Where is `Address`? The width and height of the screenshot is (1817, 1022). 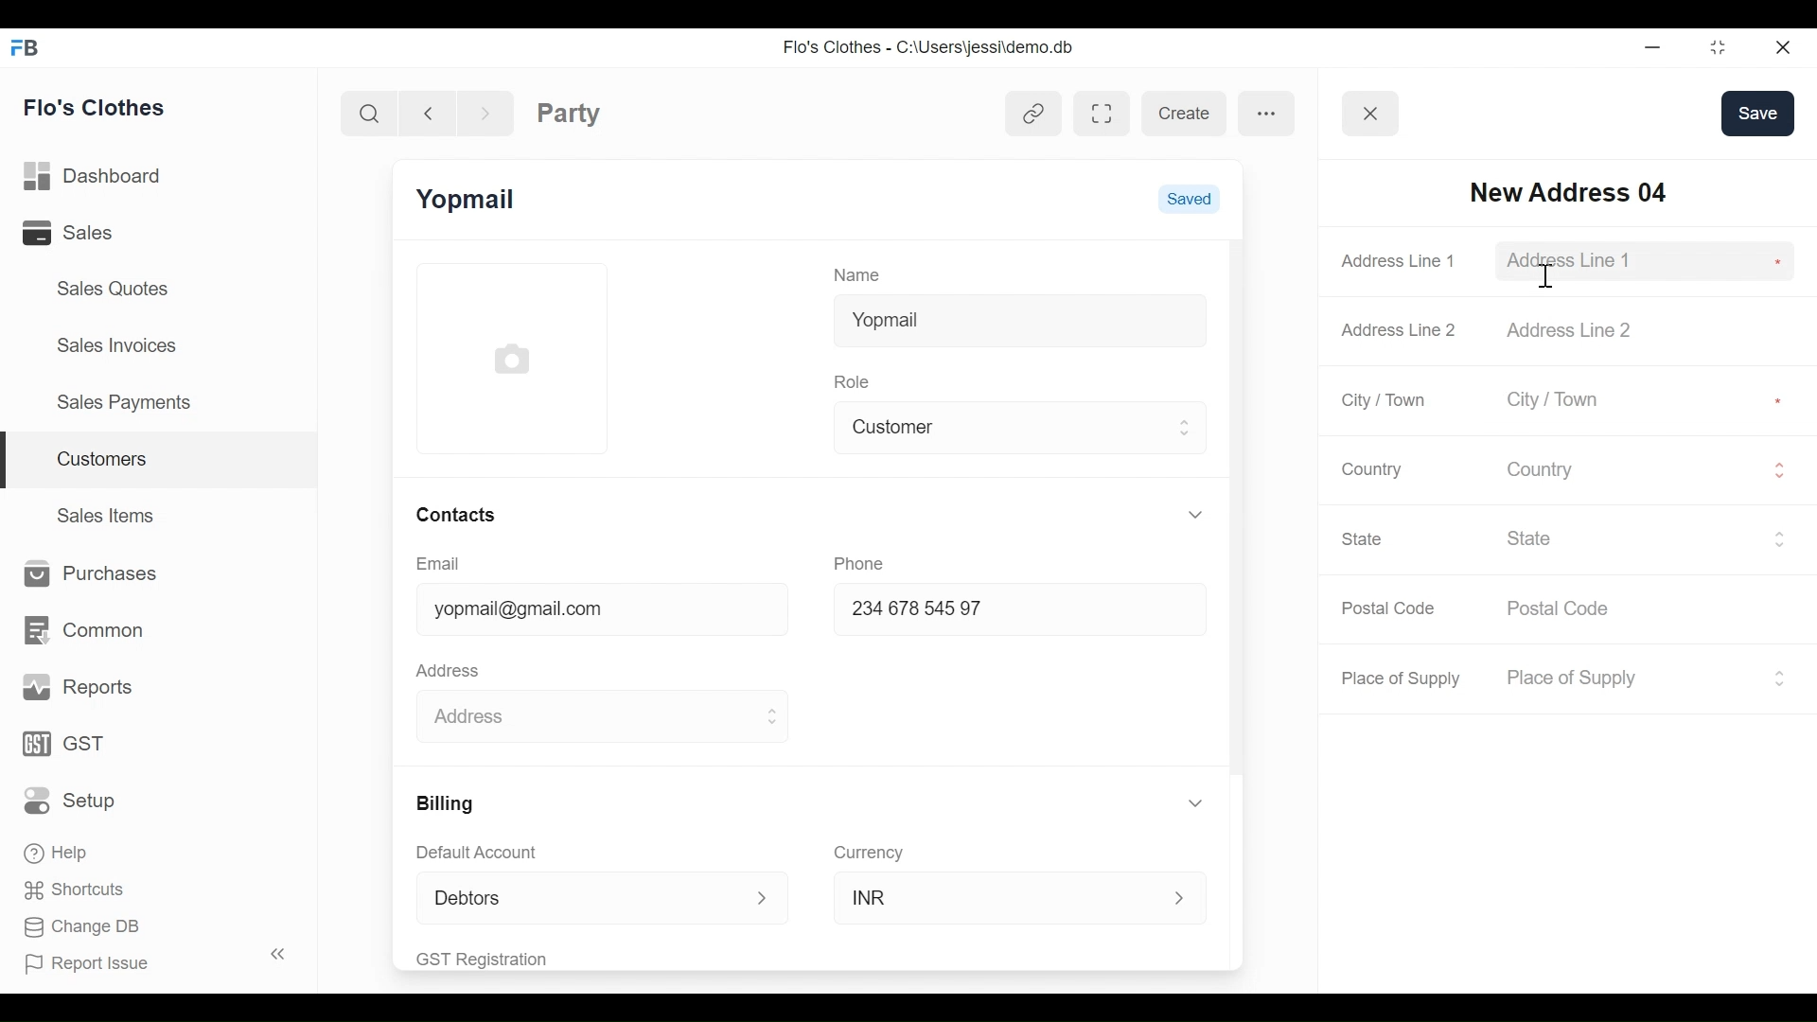
Address is located at coordinates (452, 668).